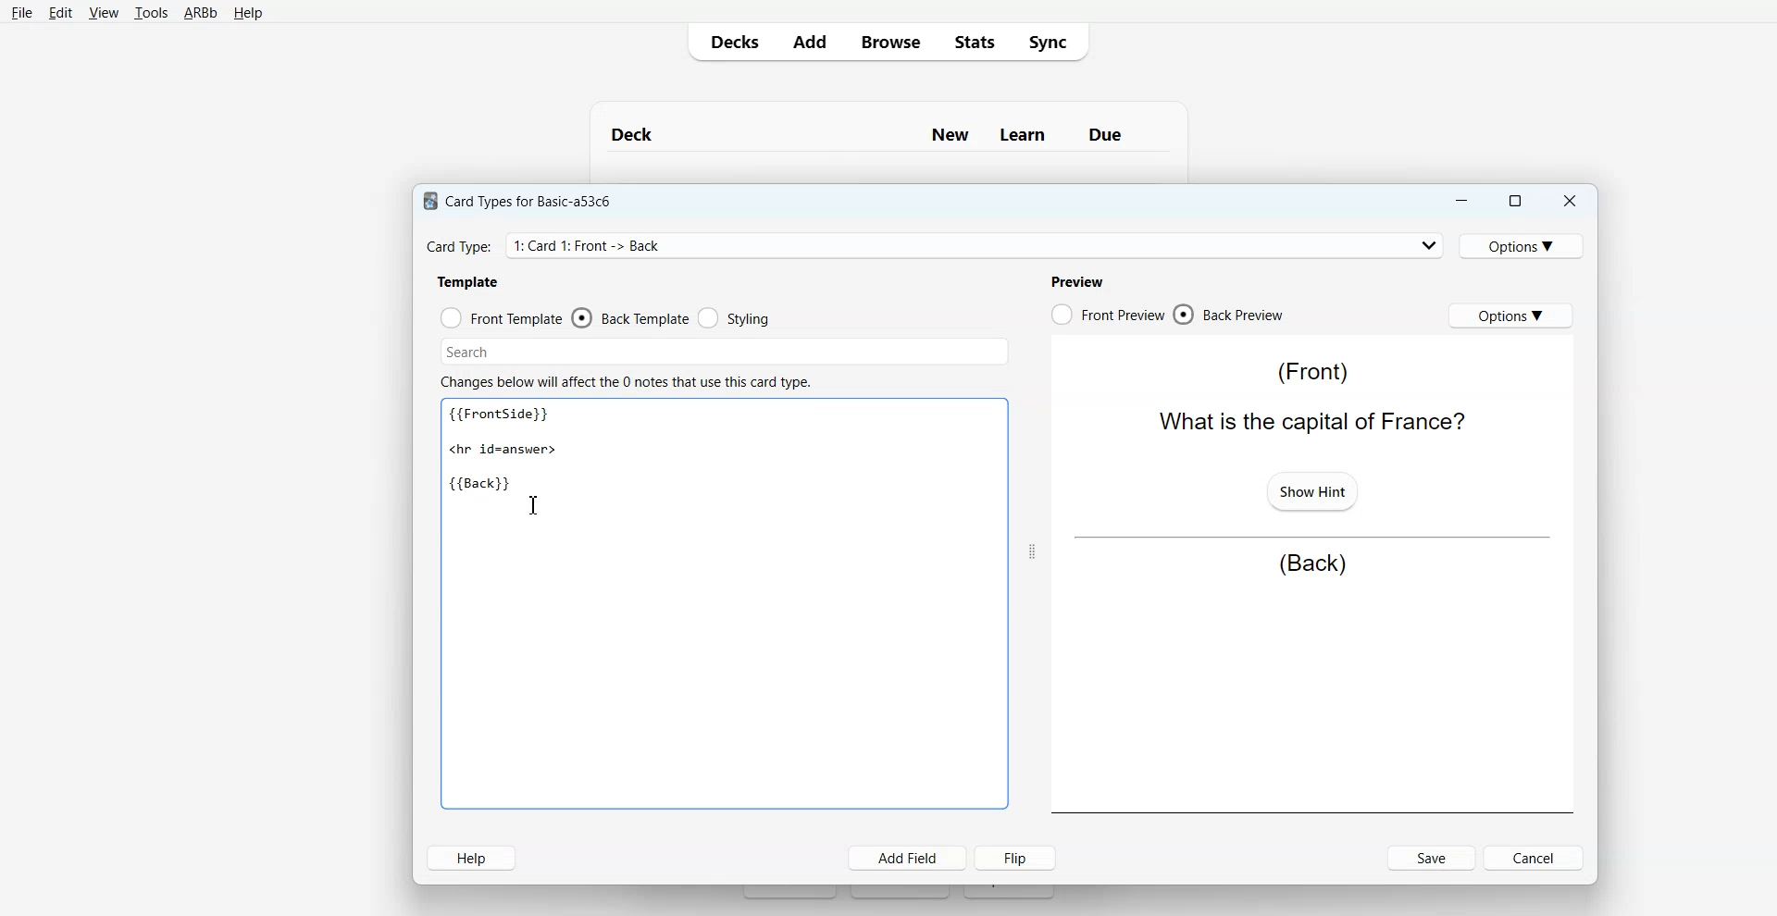  What do you see at coordinates (730, 42) in the screenshot?
I see `Decks` at bounding box center [730, 42].